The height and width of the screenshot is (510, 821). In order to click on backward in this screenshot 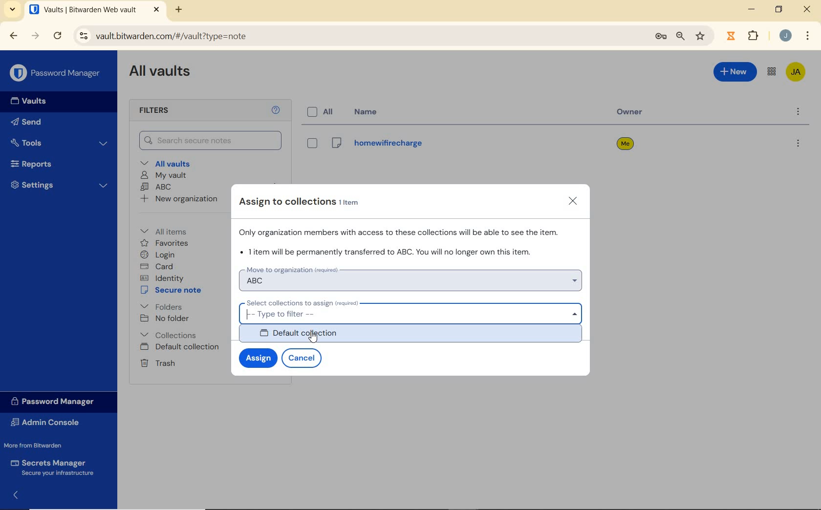, I will do `click(14, 36)`.